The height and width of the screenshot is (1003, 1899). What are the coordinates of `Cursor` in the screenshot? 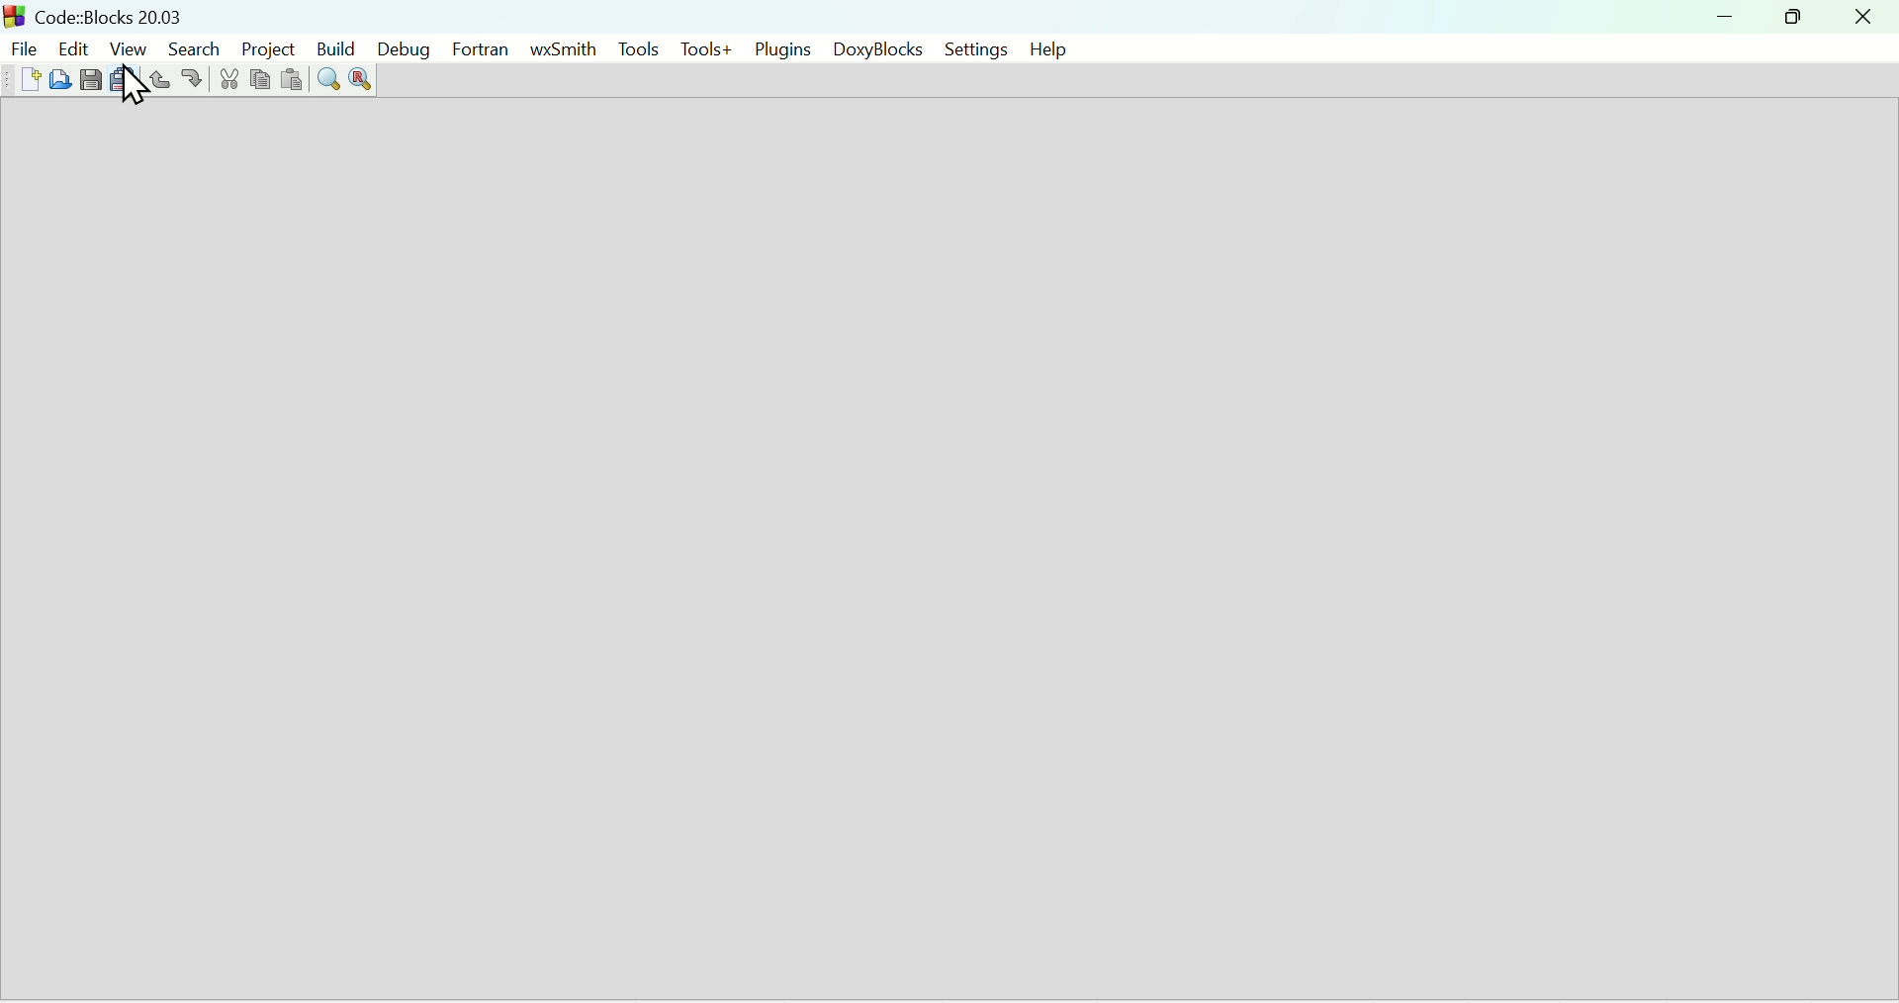 It's located at (140, 86).